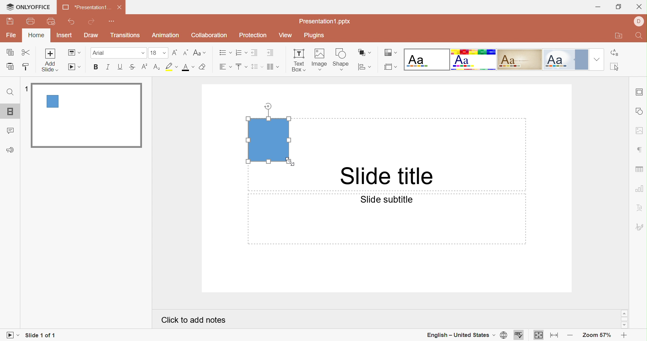 The width and height of the screenshot is (647, 341). I want to click on Select all, so click(616, 67).